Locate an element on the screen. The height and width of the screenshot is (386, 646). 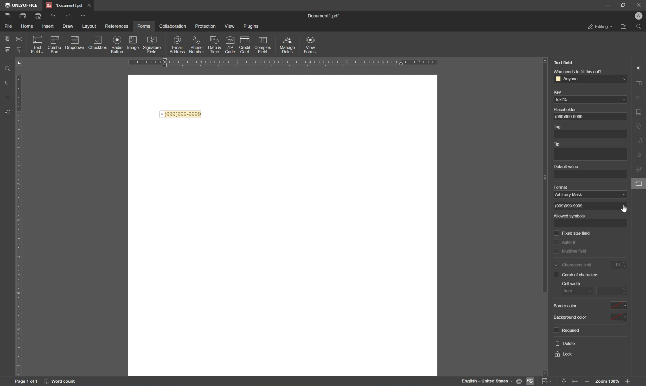
cursor is located at coordinates (626, 209).